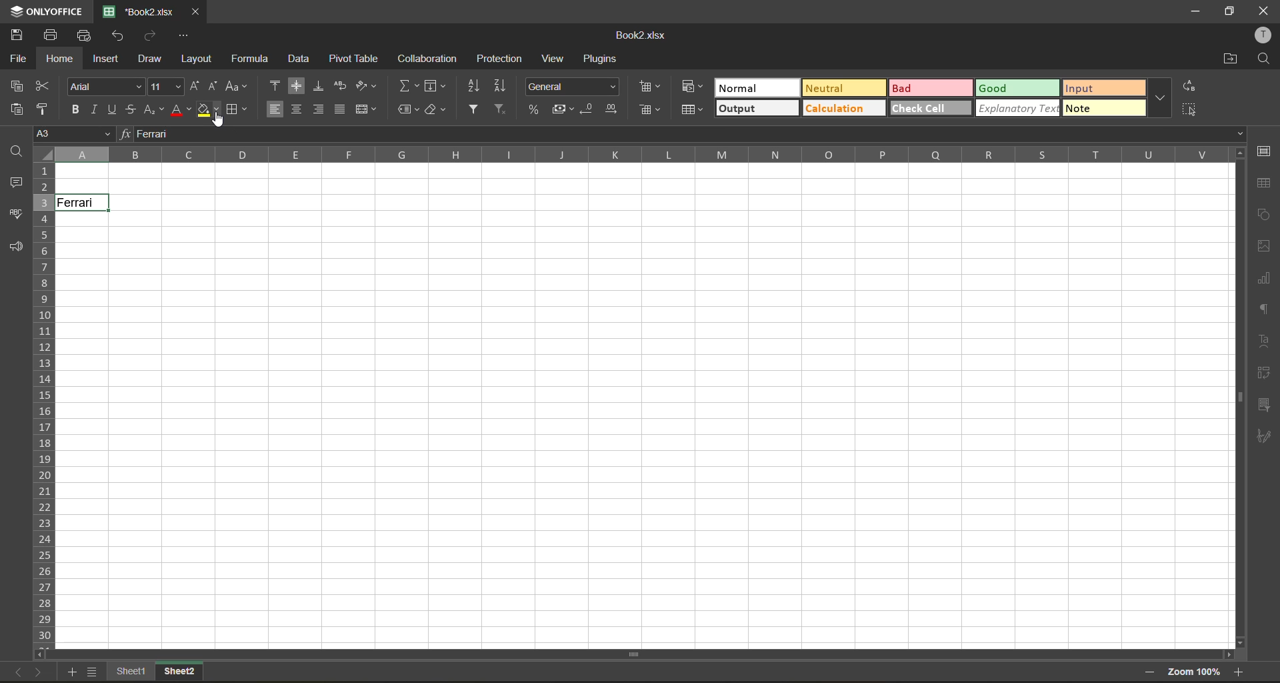 This screenshot has width=1280, height=683. Describe the element at coordinates (640, 33) in the screenshot. I see `file name` at that location.